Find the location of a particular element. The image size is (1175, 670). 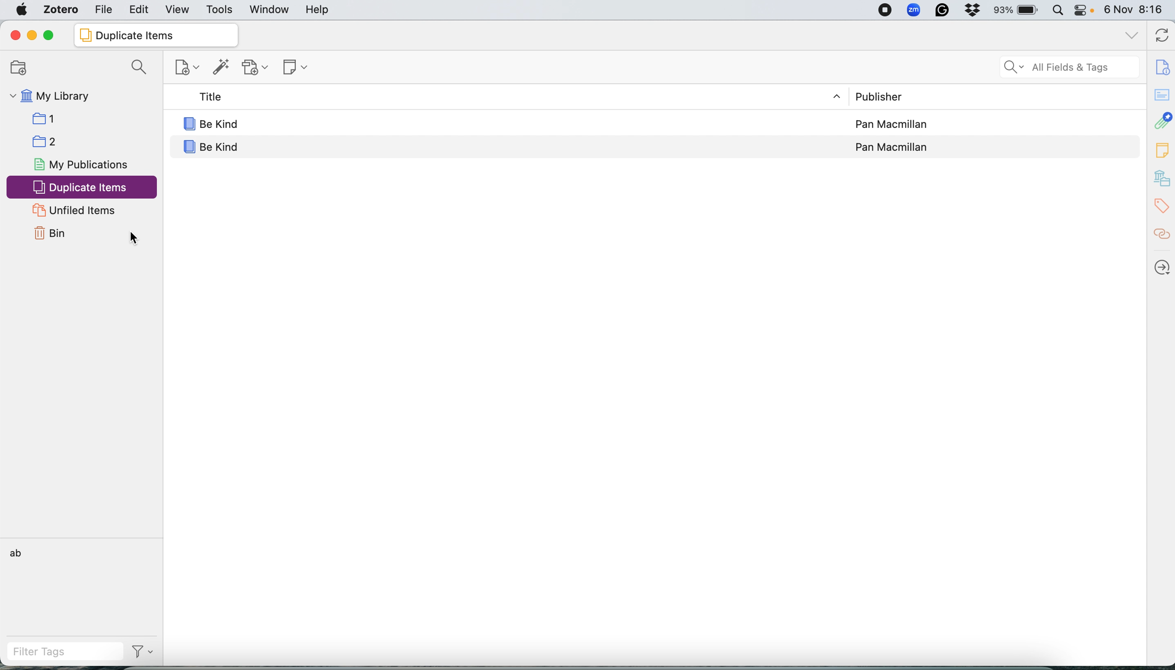

sort is located at coordinates (829, 96).